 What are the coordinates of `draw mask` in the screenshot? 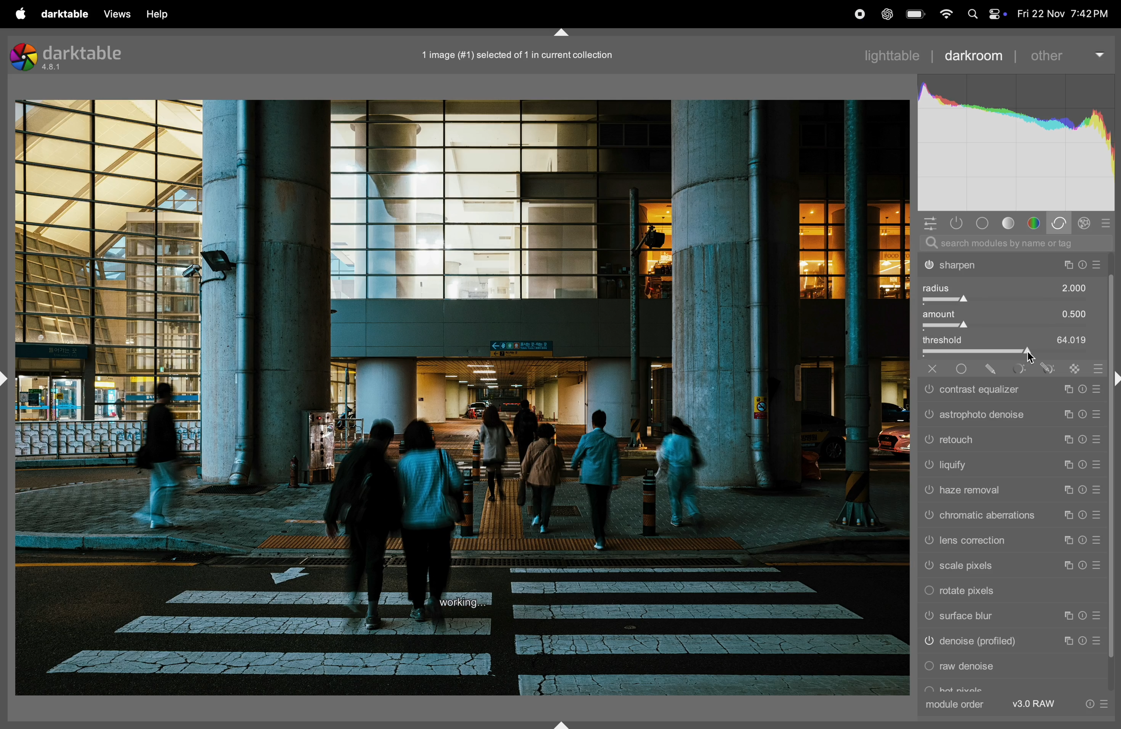 It's located at (990, 369).